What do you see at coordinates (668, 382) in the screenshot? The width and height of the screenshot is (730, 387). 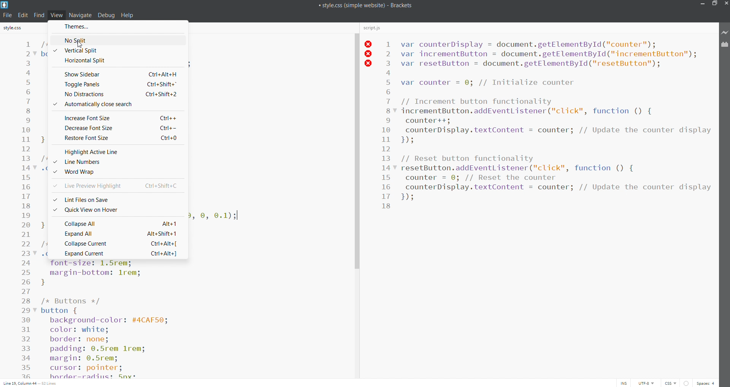 I see `file type` at bounding box center [668, 382].